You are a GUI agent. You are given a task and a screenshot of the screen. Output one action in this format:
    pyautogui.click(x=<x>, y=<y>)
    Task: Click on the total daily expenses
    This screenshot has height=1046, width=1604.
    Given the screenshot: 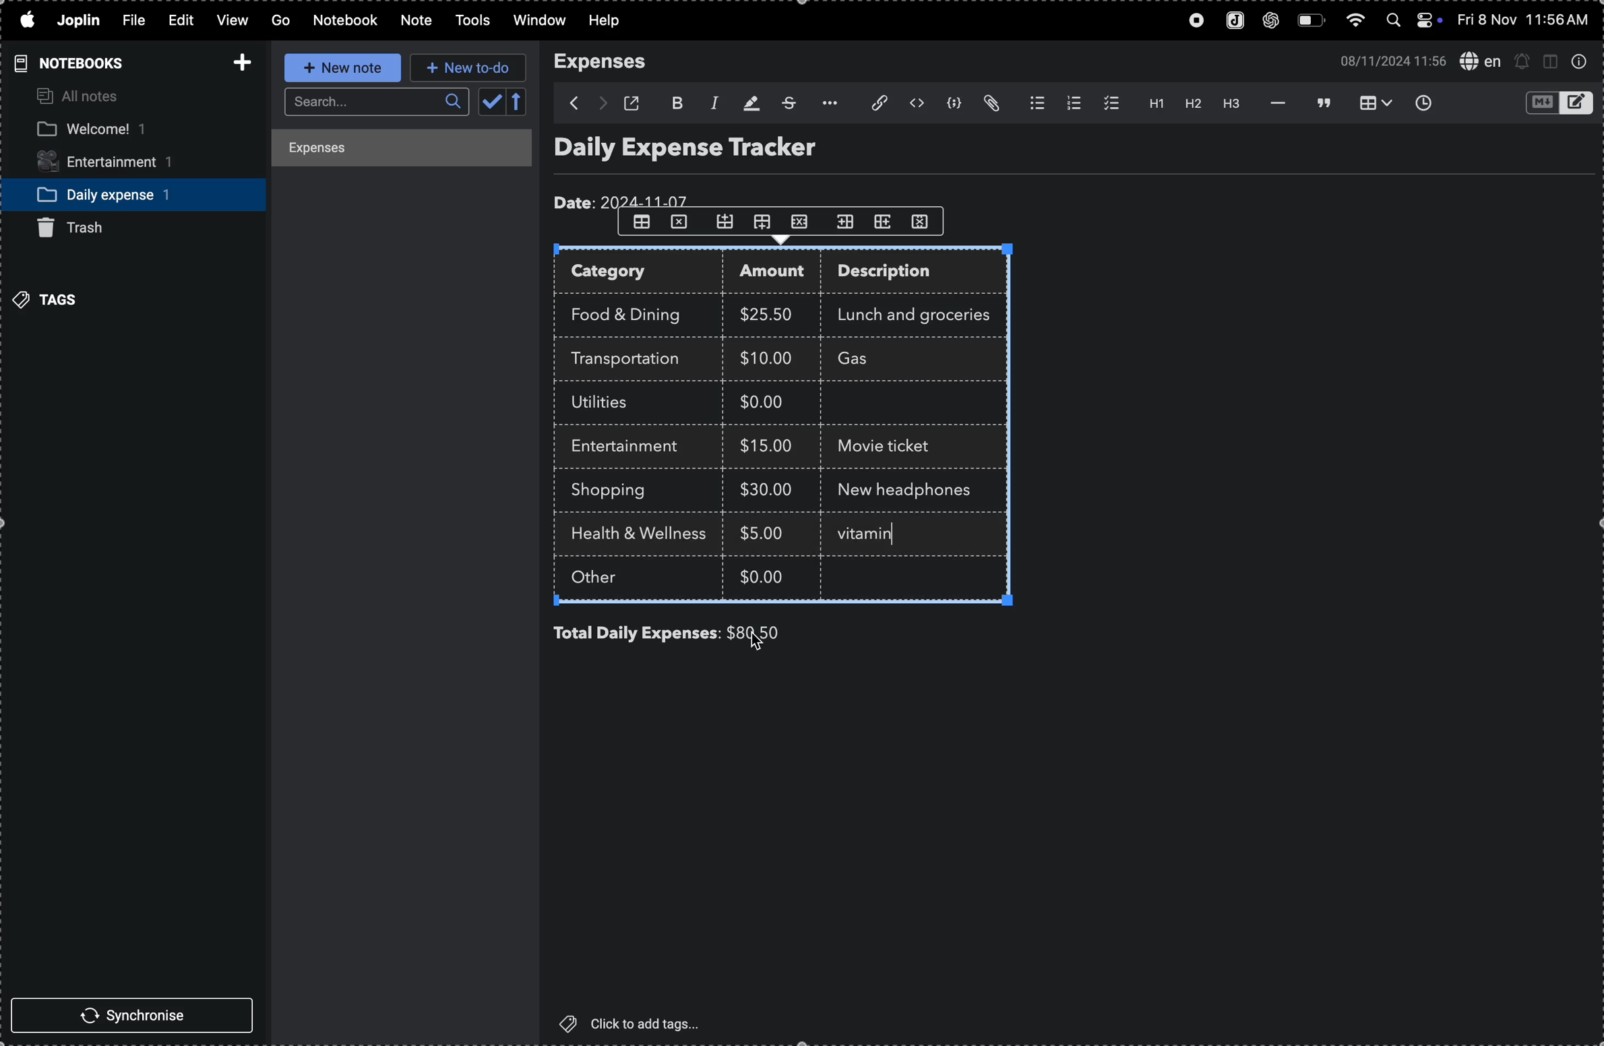 What is the action you would take?
    pyautogui.click(x=637, y=634)
    